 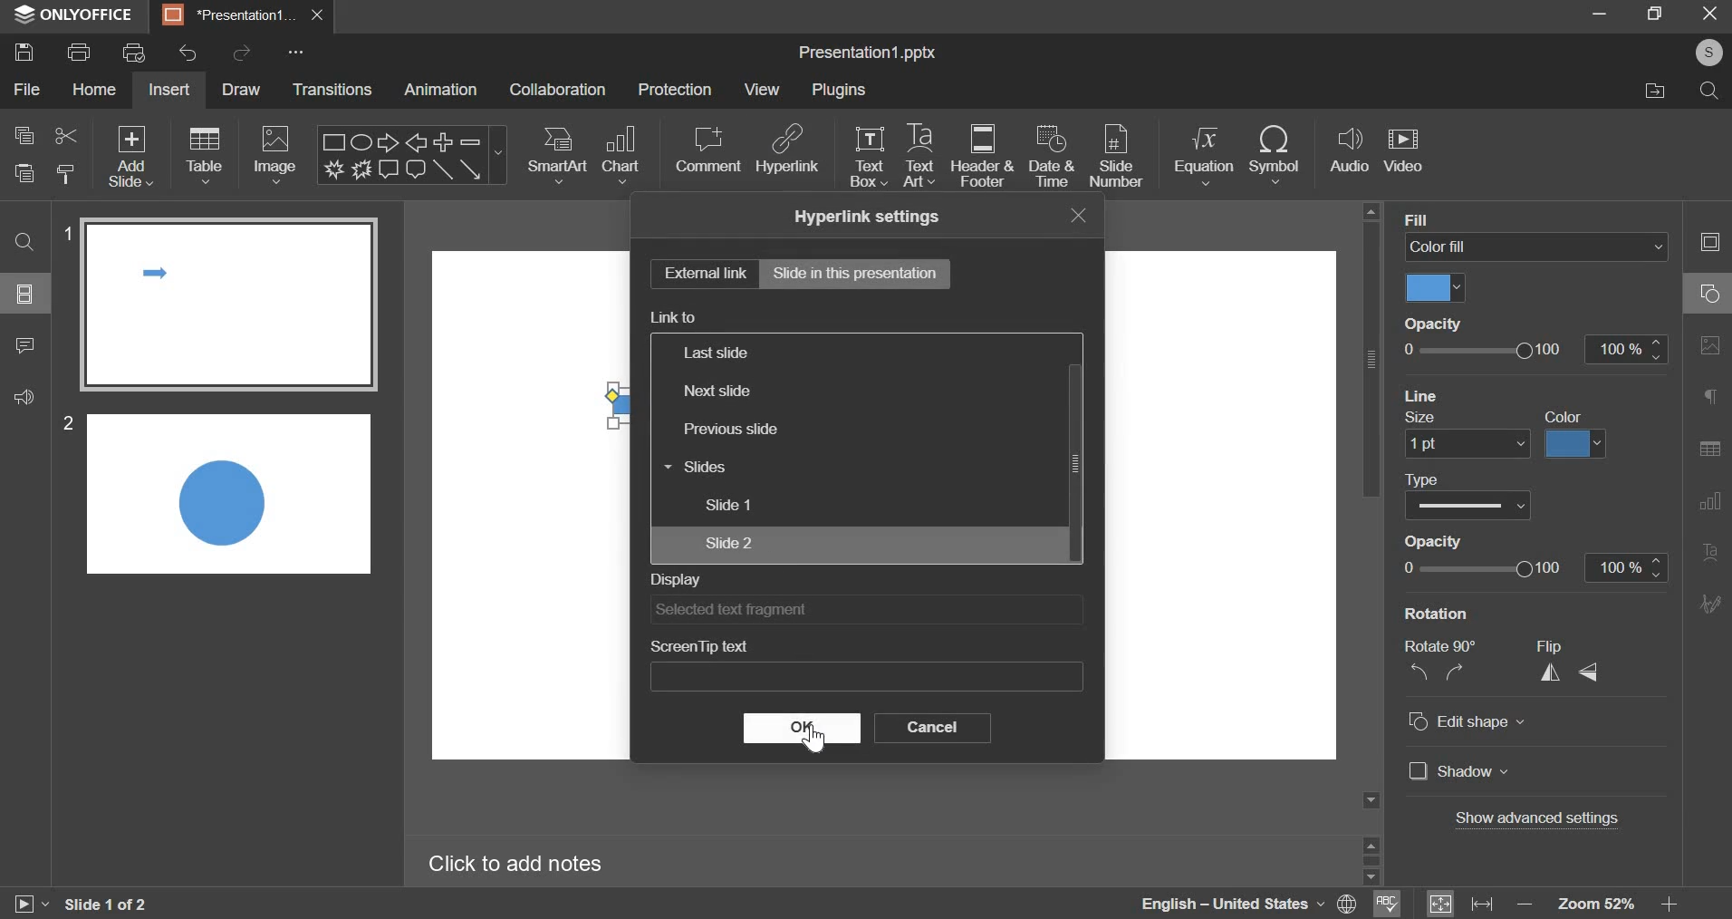 I want to click on insert symbol, so click(x=1275, y=159).